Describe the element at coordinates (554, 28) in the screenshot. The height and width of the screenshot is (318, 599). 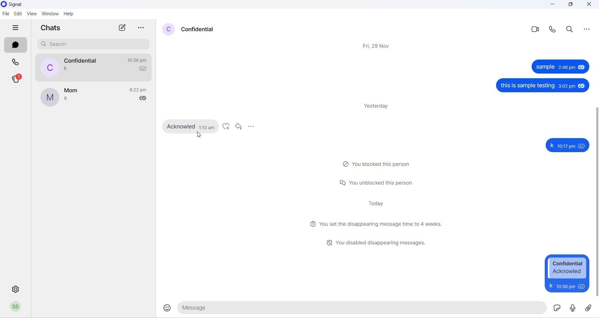
I see `voice call` at that location.